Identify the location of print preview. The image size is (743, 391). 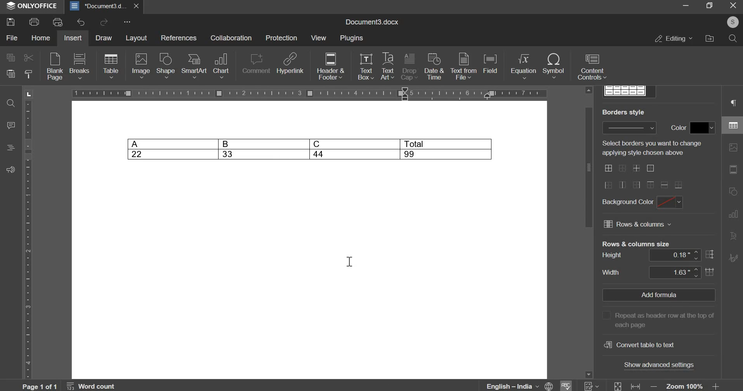
(59, 21).